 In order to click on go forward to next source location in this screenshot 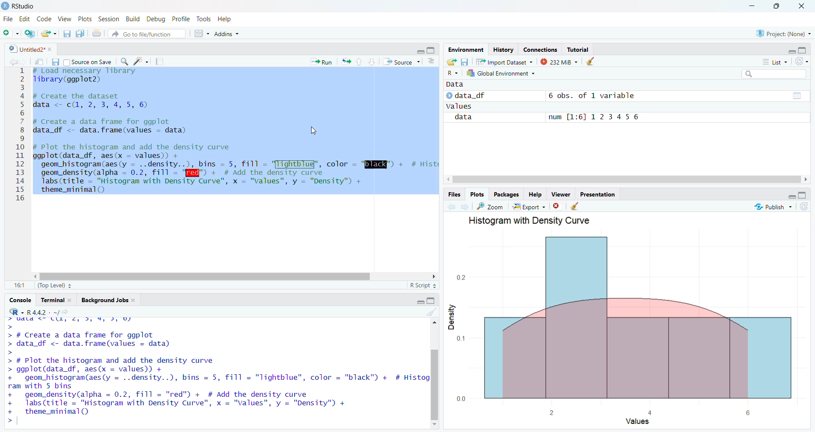, I will do `click(25, 62)`.